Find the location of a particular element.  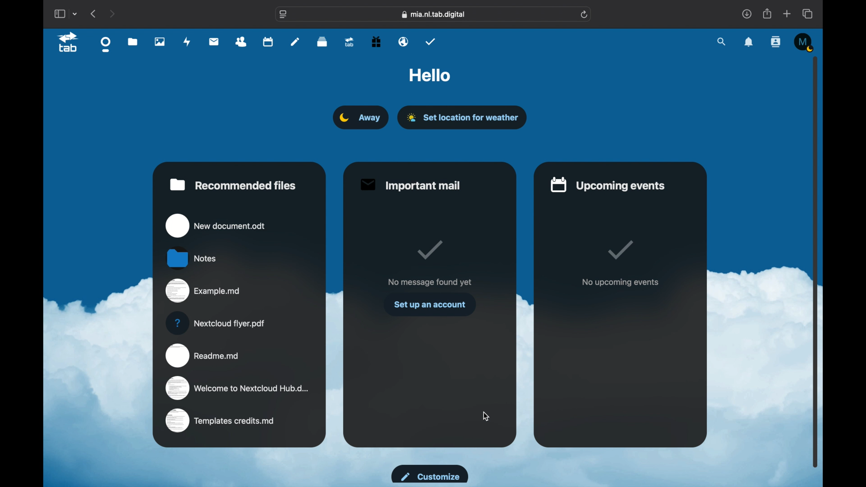

files is located at coordinates (134, 41).